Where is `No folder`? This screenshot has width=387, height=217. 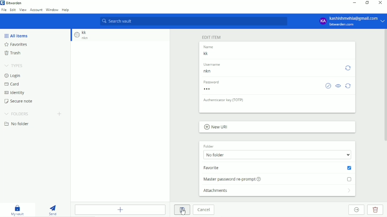 No folder is located at coordinates (277, 154).